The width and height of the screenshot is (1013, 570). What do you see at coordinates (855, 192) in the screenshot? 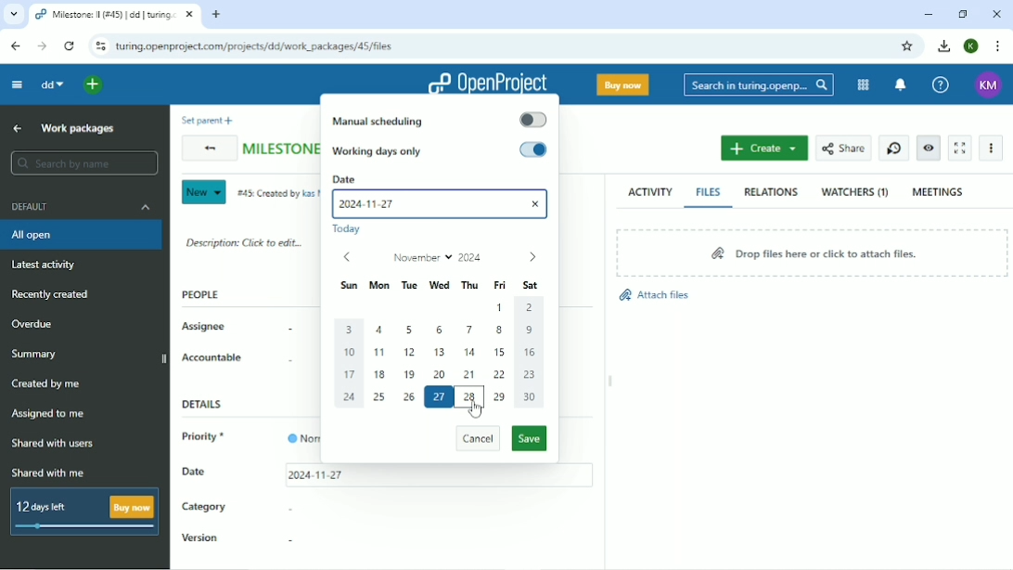
I see `Watchers 1` at bounding box center [855, 192].